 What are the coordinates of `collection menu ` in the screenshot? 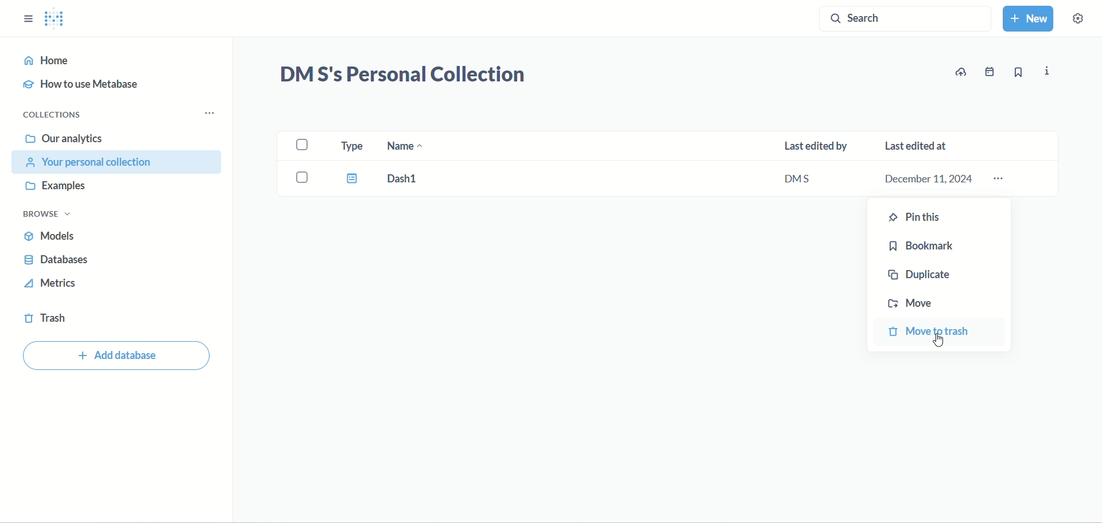 It's located at (215, 113).